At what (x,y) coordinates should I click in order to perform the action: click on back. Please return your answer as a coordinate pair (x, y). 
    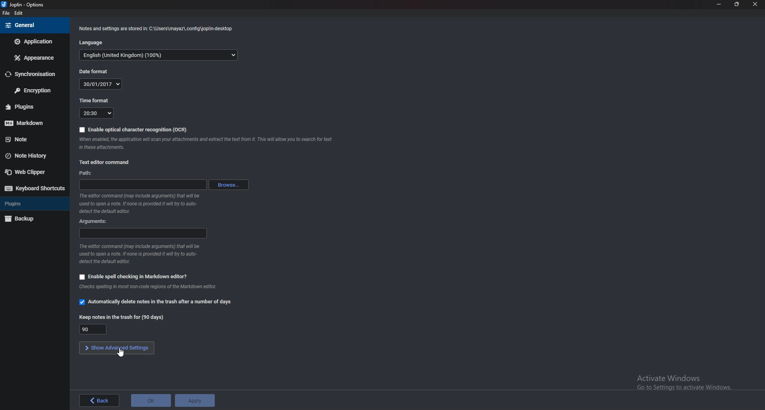
    Looking at the image, I should click on (99, 400).